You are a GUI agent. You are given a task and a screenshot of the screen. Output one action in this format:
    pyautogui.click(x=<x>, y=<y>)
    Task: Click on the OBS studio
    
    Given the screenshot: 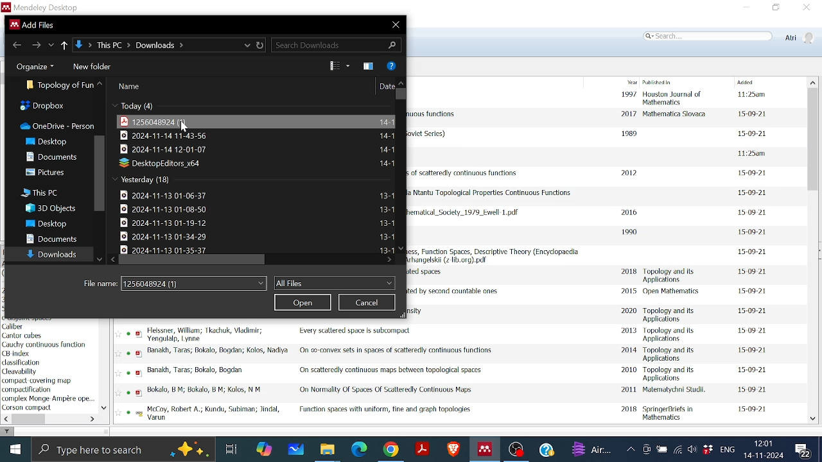 What is the action you would take?
    pyautogui.click(x=518, y=449)
    